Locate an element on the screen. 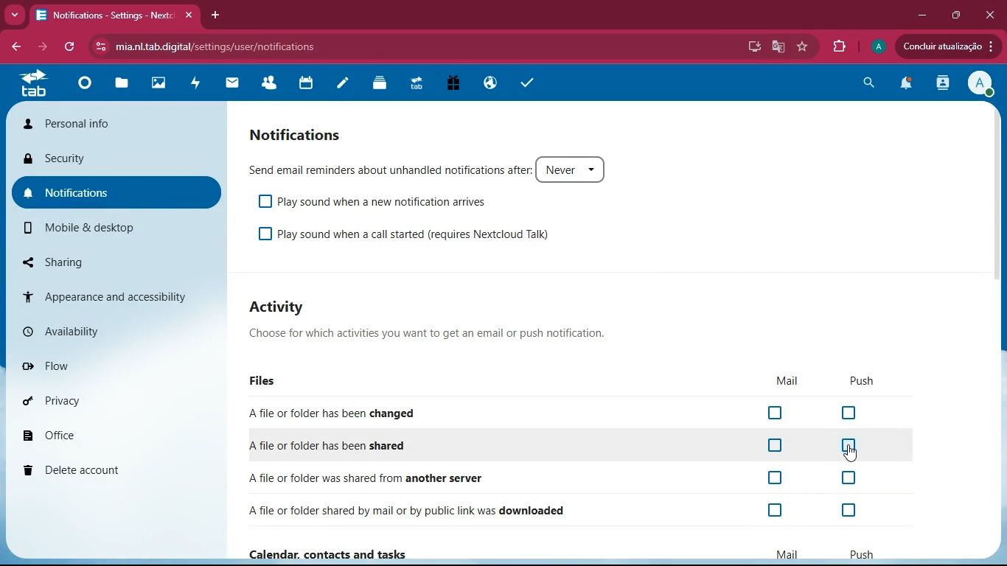 This screenshot has width=1007, height=566. flow is located at coordinates (75, 365).